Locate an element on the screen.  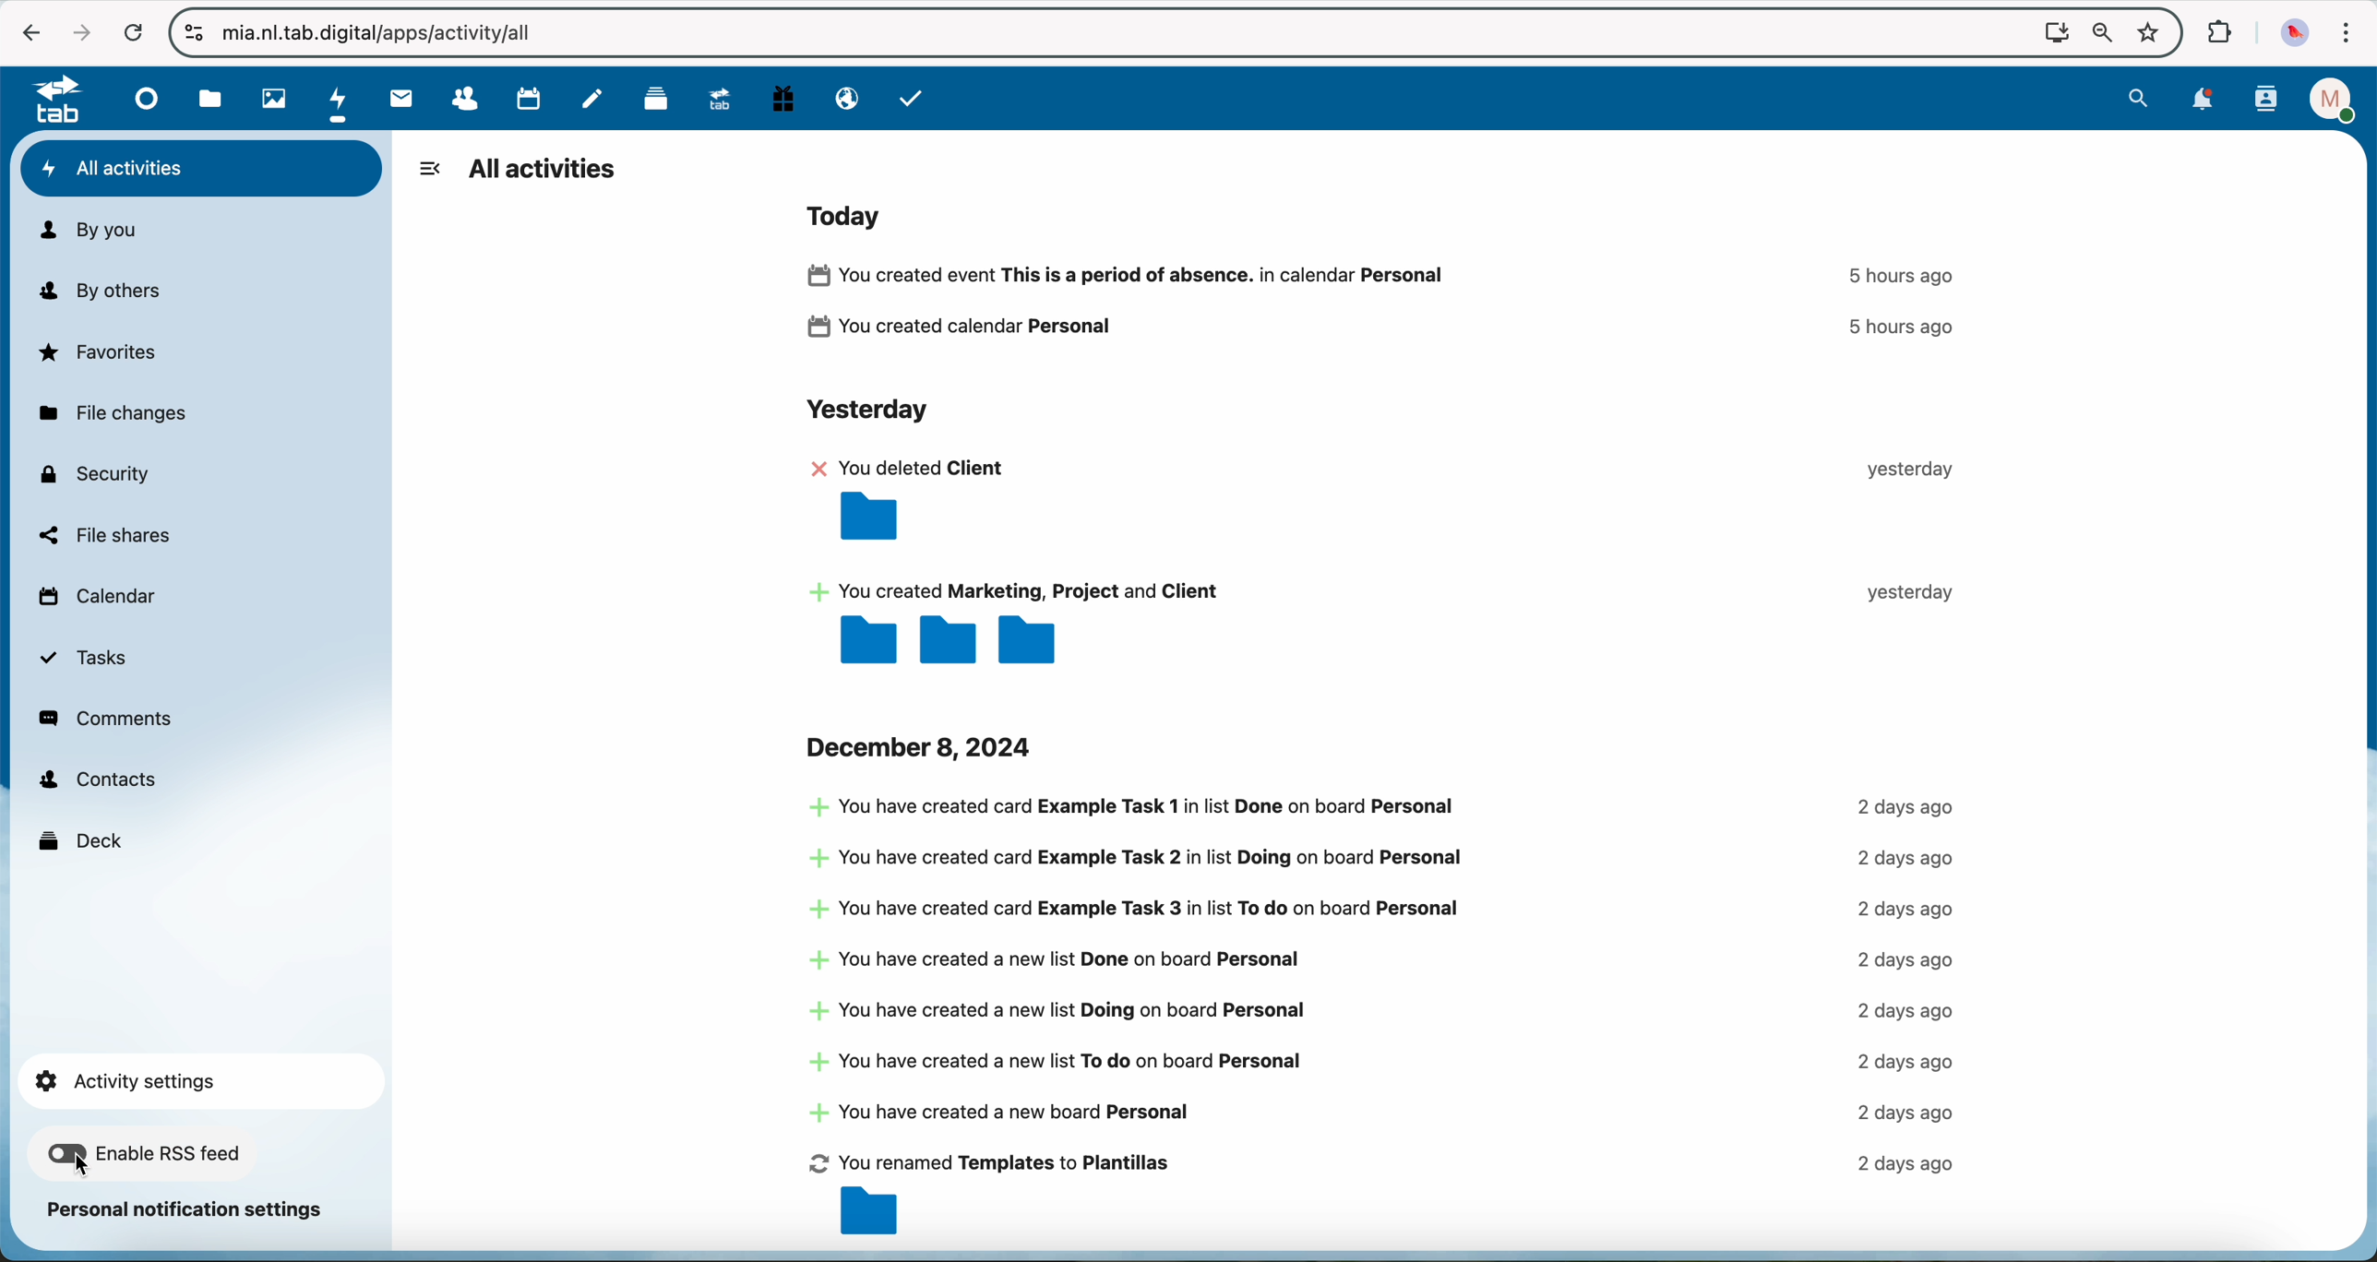
favorites is located at coordinates (101, 351).